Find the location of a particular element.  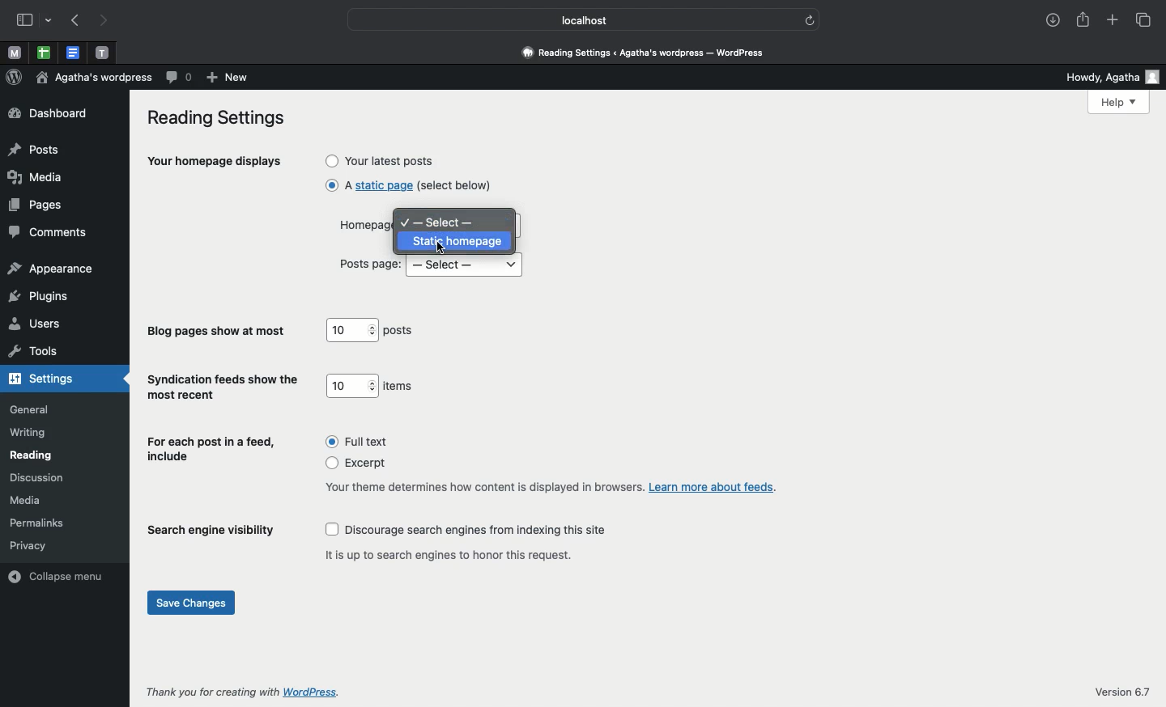

Pinned tabs is located at coordinates (43, 53).